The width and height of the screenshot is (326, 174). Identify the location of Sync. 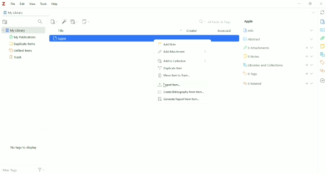
(322, 13).